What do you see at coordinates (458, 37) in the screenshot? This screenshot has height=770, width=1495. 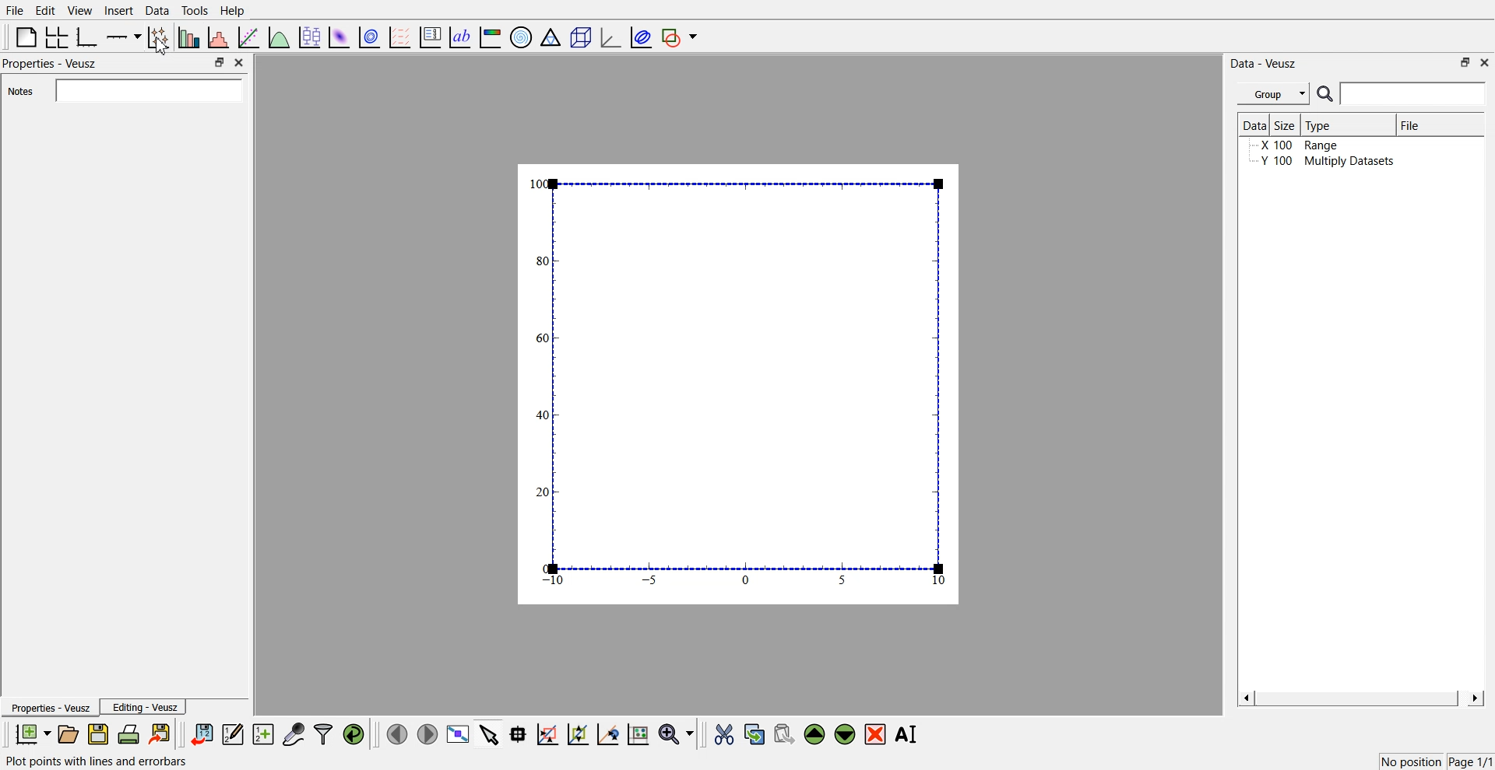 I see `text label` at bounding box center [458, 37].